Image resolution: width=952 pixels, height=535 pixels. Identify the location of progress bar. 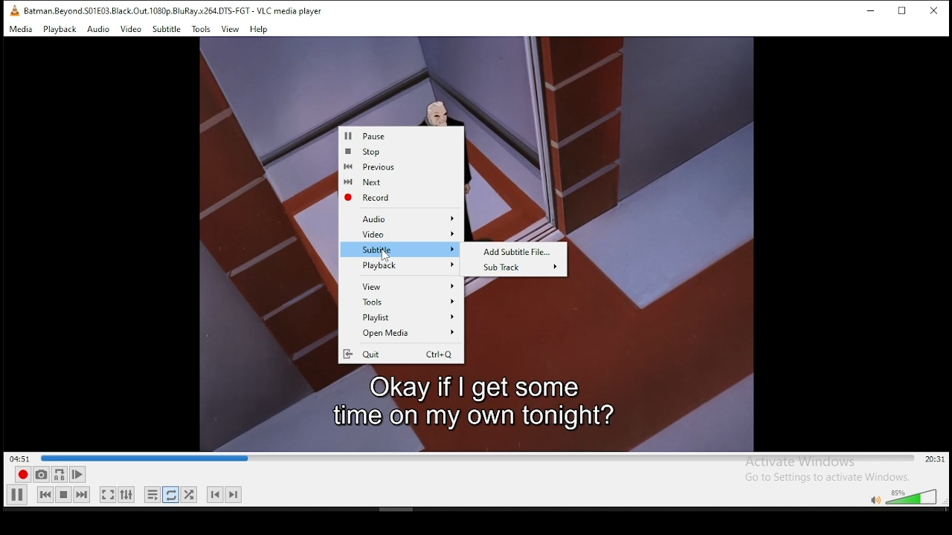
(478, 458).